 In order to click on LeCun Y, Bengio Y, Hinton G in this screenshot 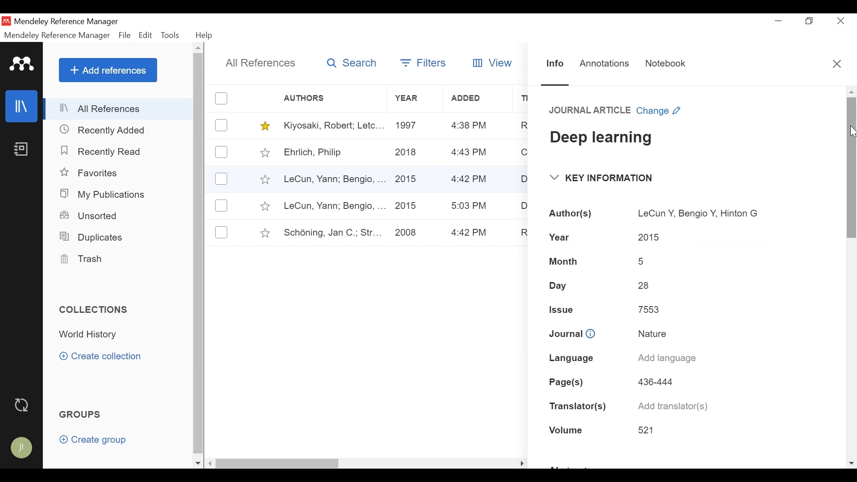, I will do `click(698, 210)`.